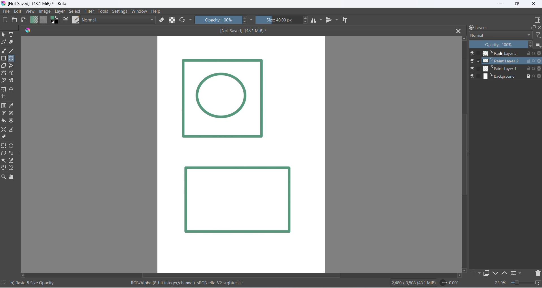 Image resolution: width=542 pixels, height=288 pixels. What do you see at coordinates (5, 81) in the screenshot?
I see `dynamic brush tool` at bounding box center [5, 81].